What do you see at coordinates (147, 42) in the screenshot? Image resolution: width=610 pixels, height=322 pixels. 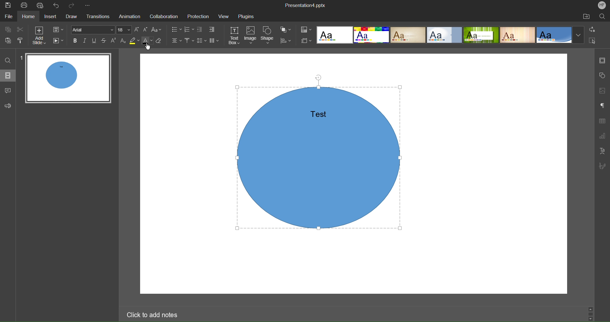 I see `Text Color` at bounding box center [147, 42].